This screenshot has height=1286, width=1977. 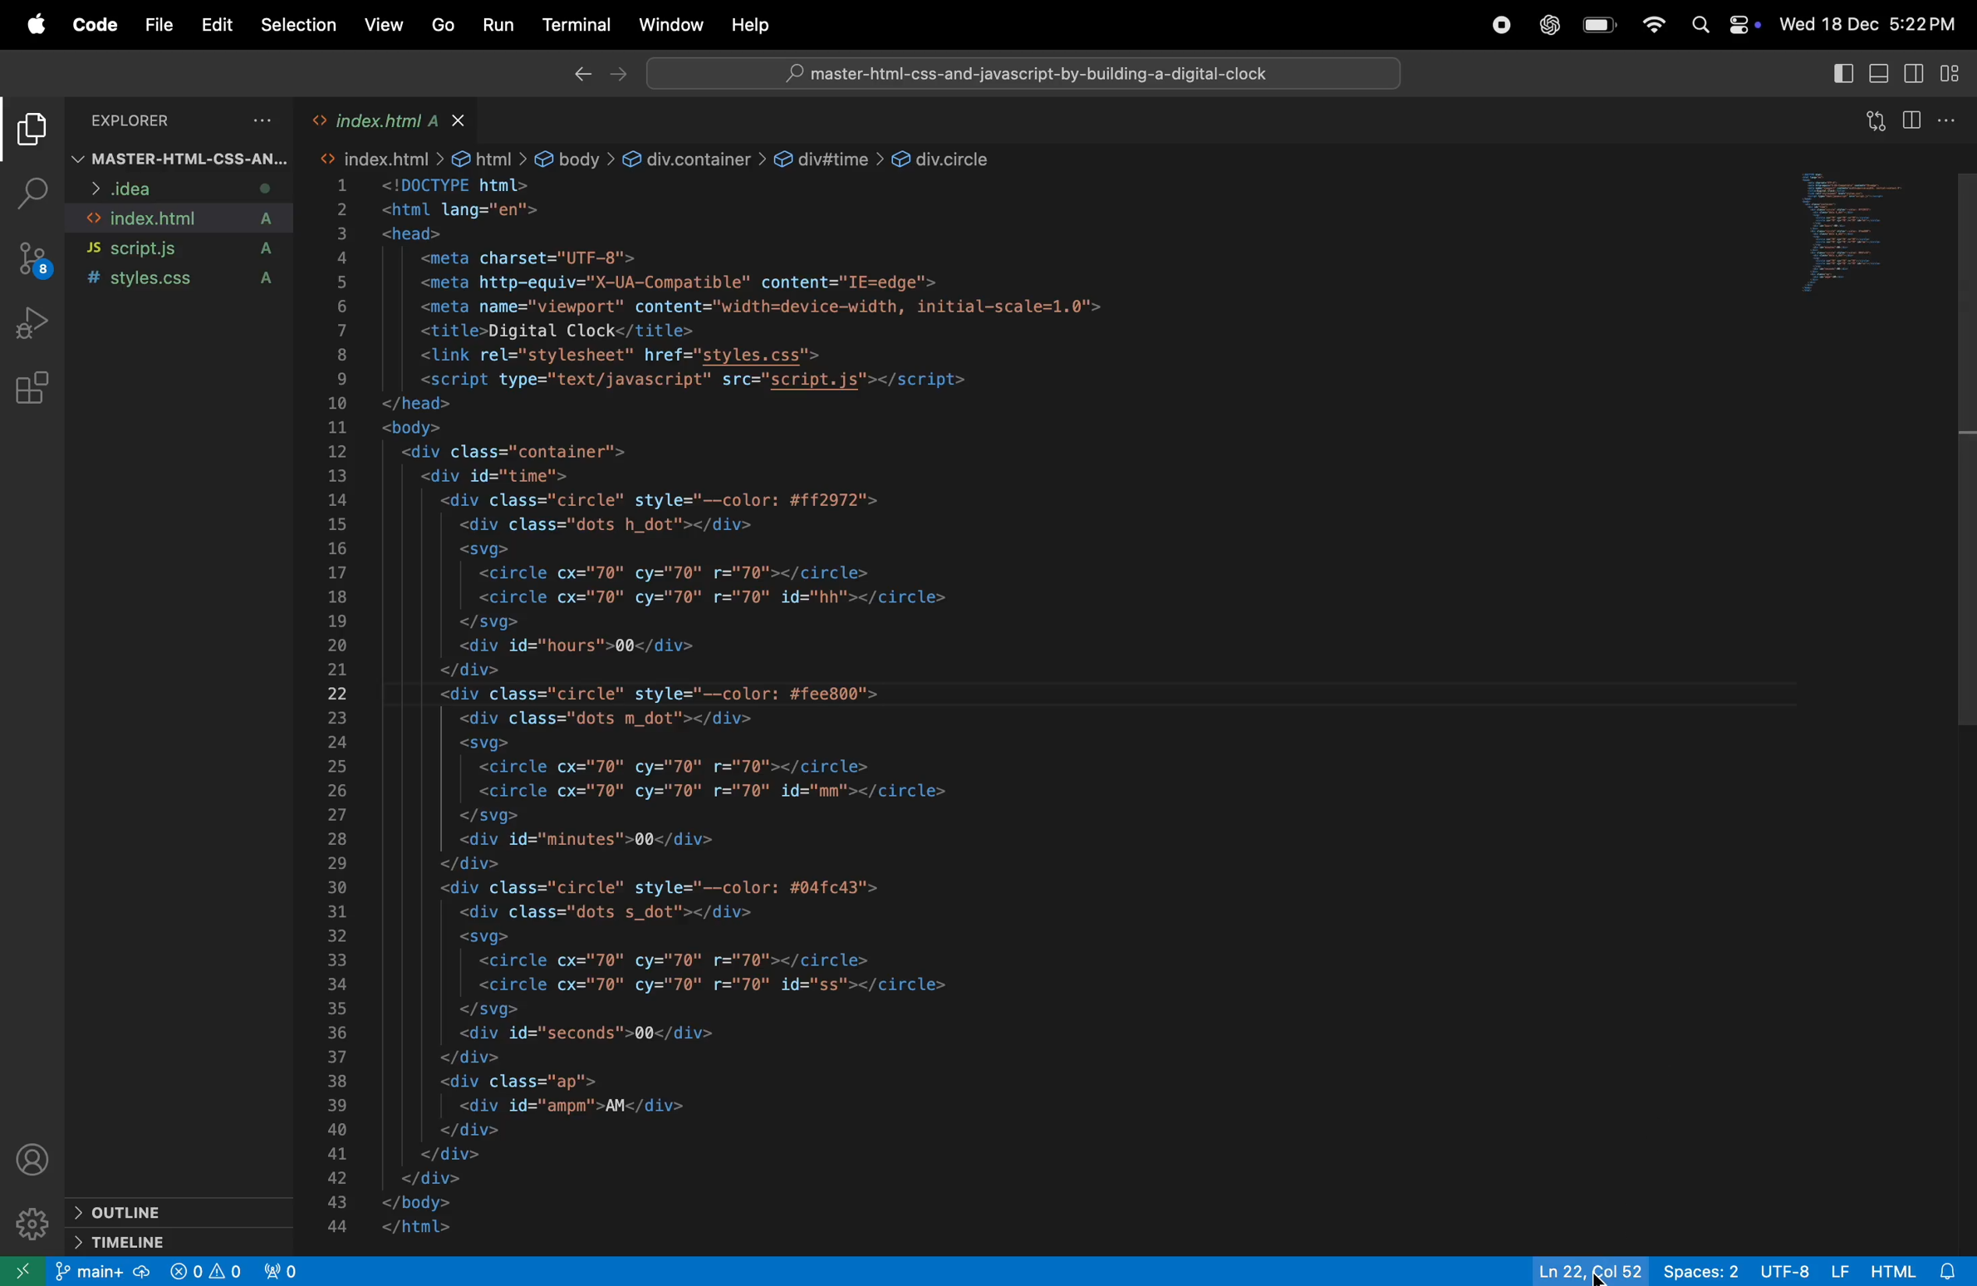 What do you see at coordinates (1952, 76) in the screenshot?
I see `customize layout` at bounding box center [1952, 76].